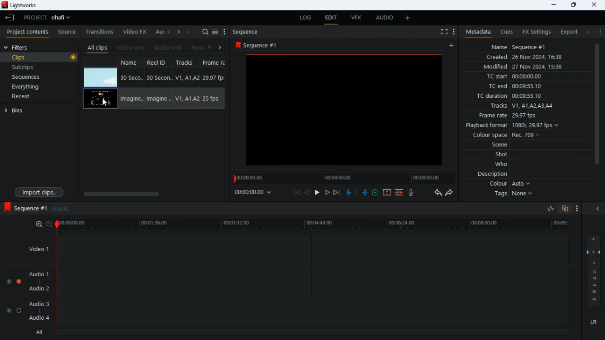 This screenshot has height=340, width=605. What do you see at coordinates (40, 224) in the screenshot?
I see `zoom` at bounding box center [40, 224].